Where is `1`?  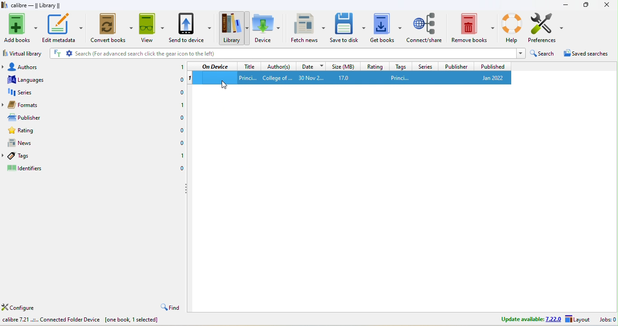
1 is located at coordinates (181, 67).